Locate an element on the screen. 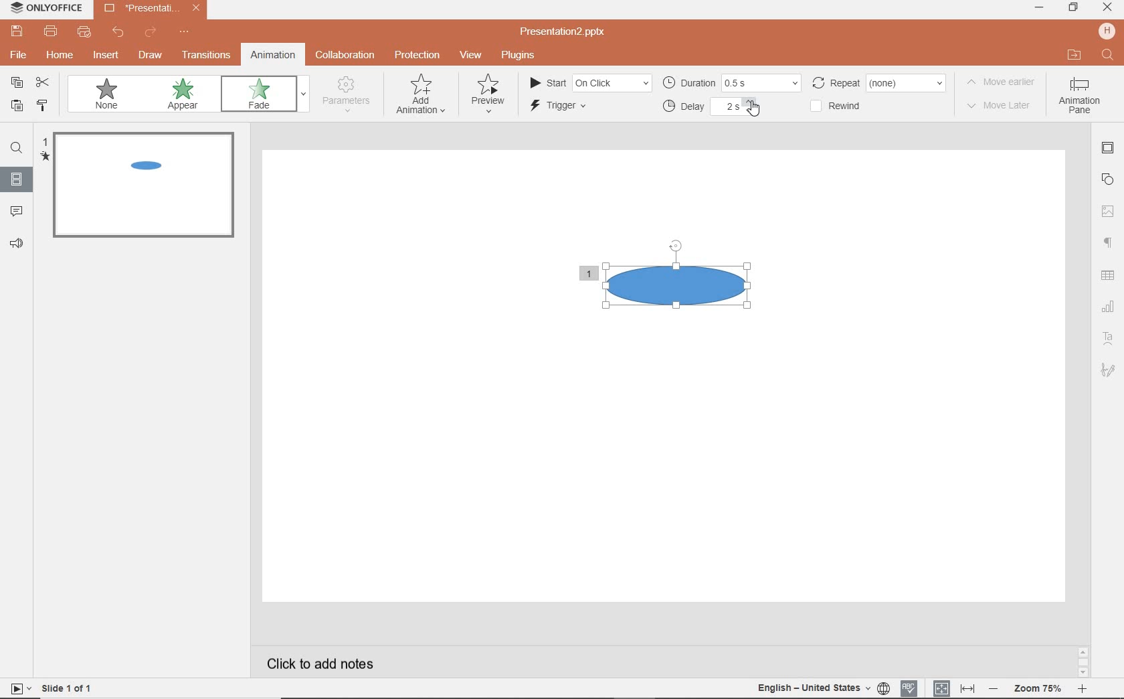  copy is located at coordinates (17, 82).